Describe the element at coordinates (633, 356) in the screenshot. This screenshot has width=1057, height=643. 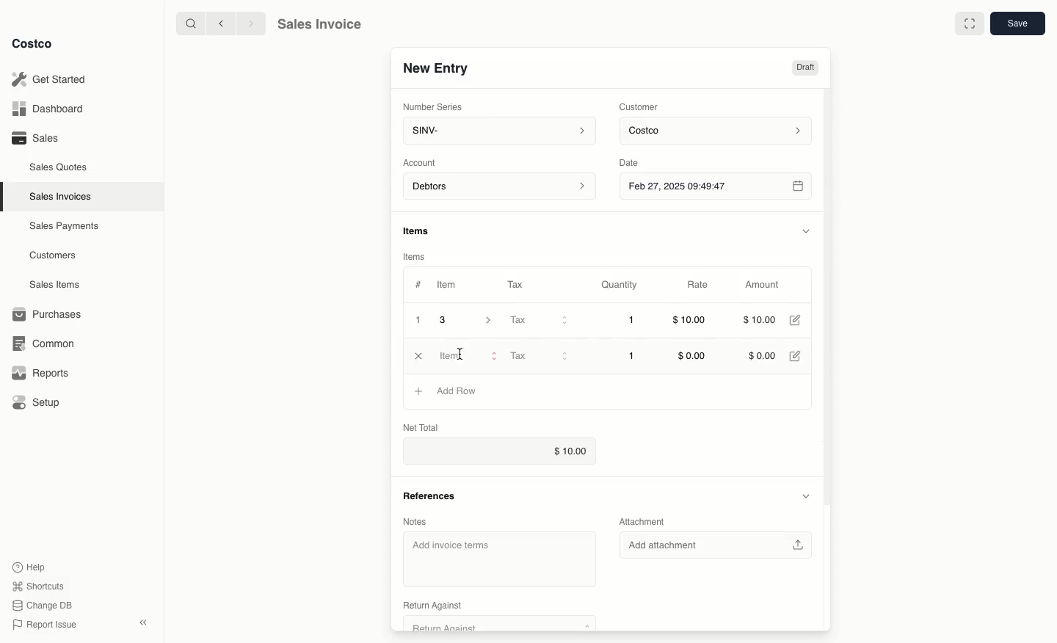
I see `1` at that location.